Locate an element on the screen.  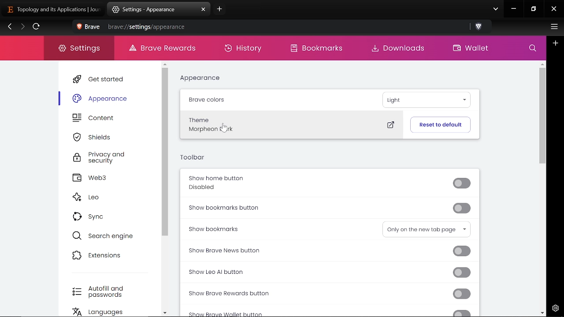
cursor is located at coordinates (226, 129).